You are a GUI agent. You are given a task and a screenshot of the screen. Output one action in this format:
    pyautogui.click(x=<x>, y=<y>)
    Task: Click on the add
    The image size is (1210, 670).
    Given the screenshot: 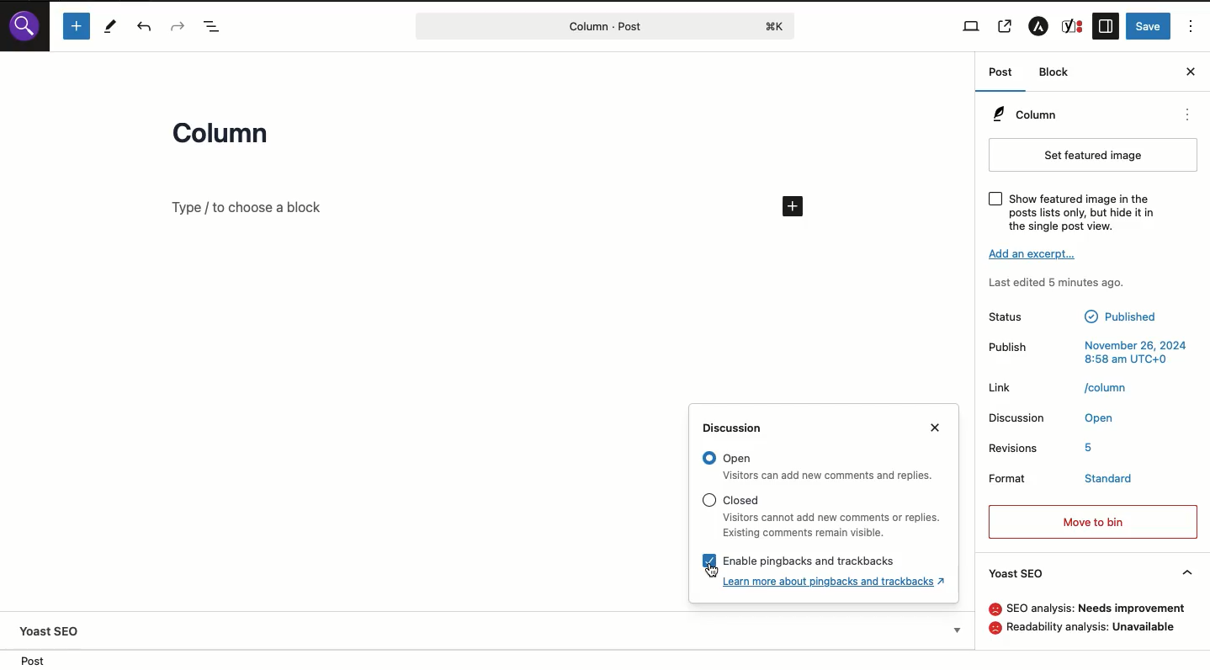 What is the action you would take?
    pyautogui.click(x=794, y=206)
    